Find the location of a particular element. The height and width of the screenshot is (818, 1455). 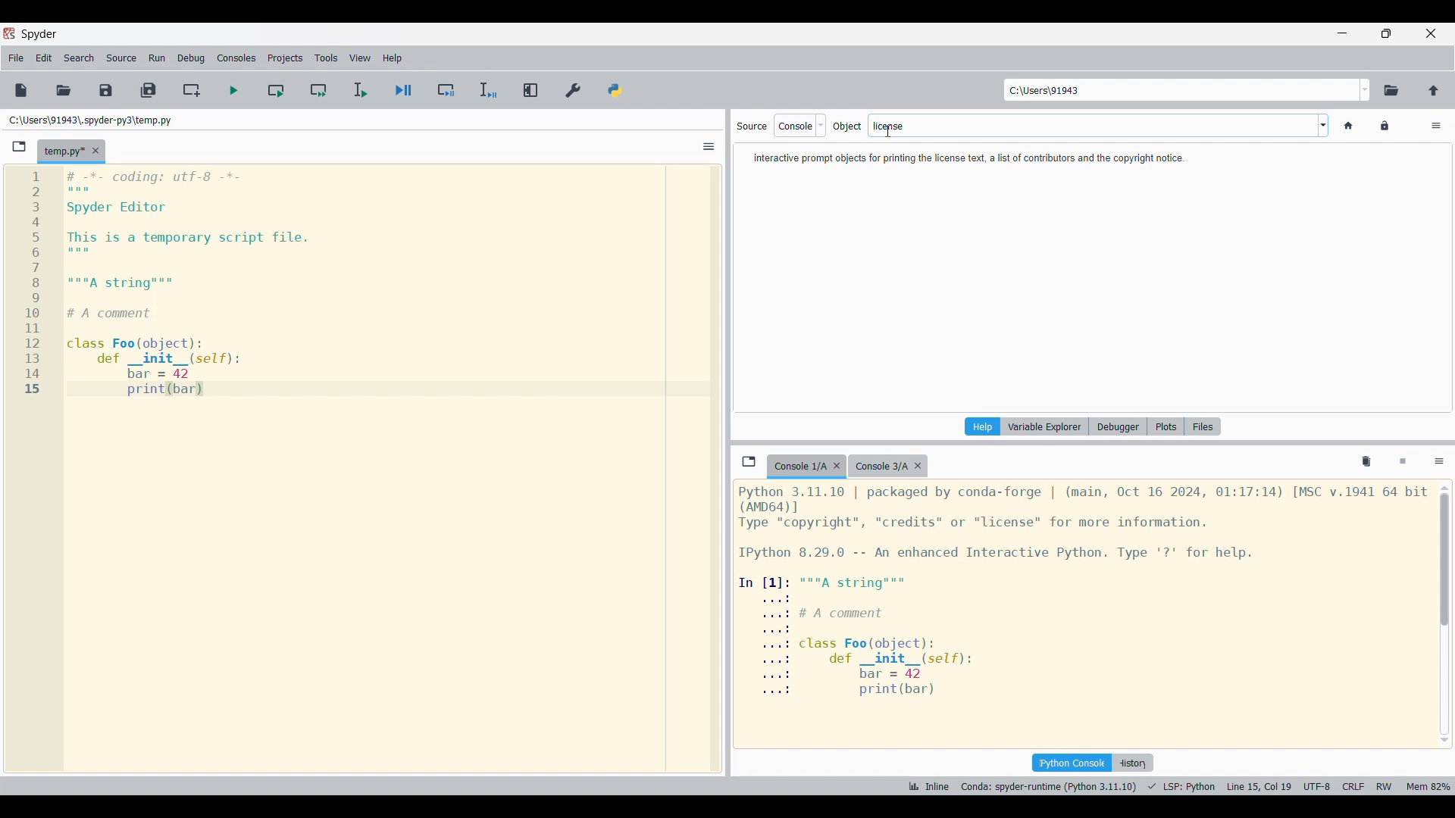

line 15 col 9 is located at coordinates (1261, 785).